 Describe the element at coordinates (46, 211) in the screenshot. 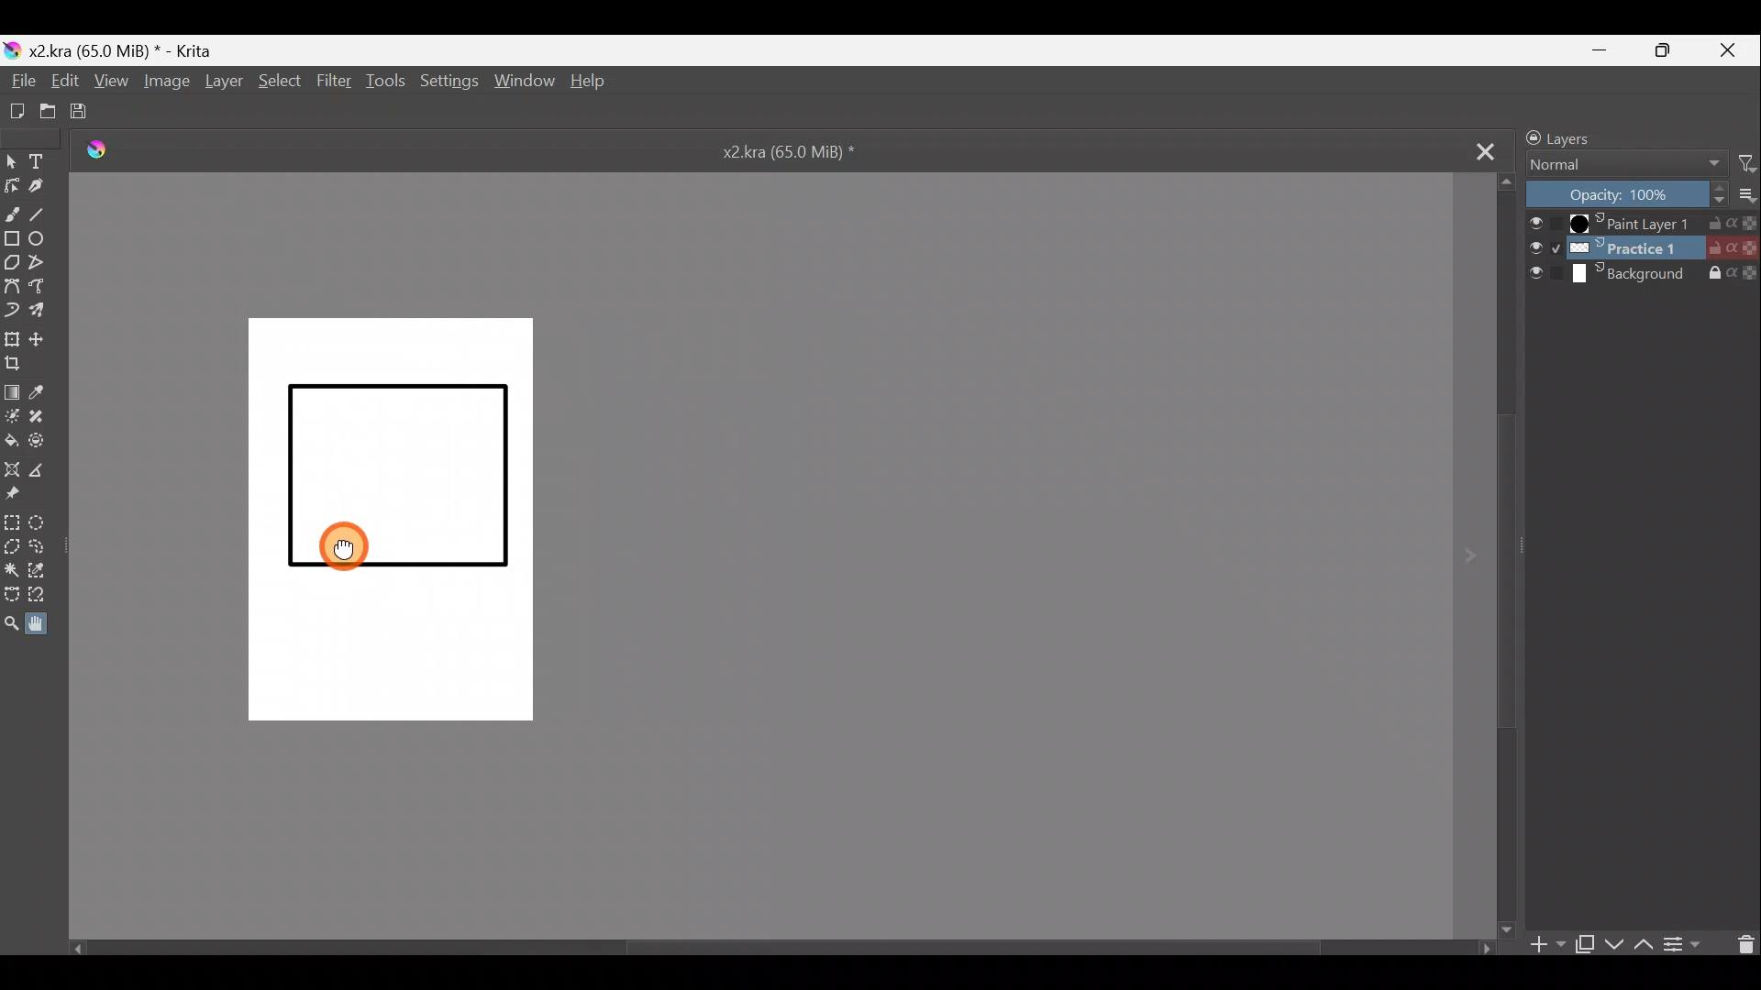

I see `Line tool` at that location.